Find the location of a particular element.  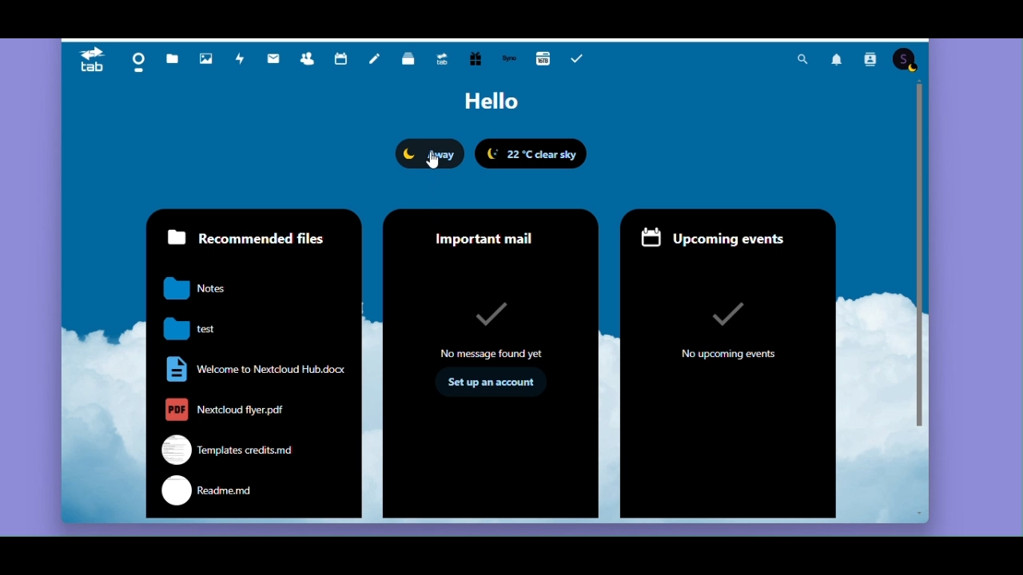

Files is located at coordinates (172, 54).